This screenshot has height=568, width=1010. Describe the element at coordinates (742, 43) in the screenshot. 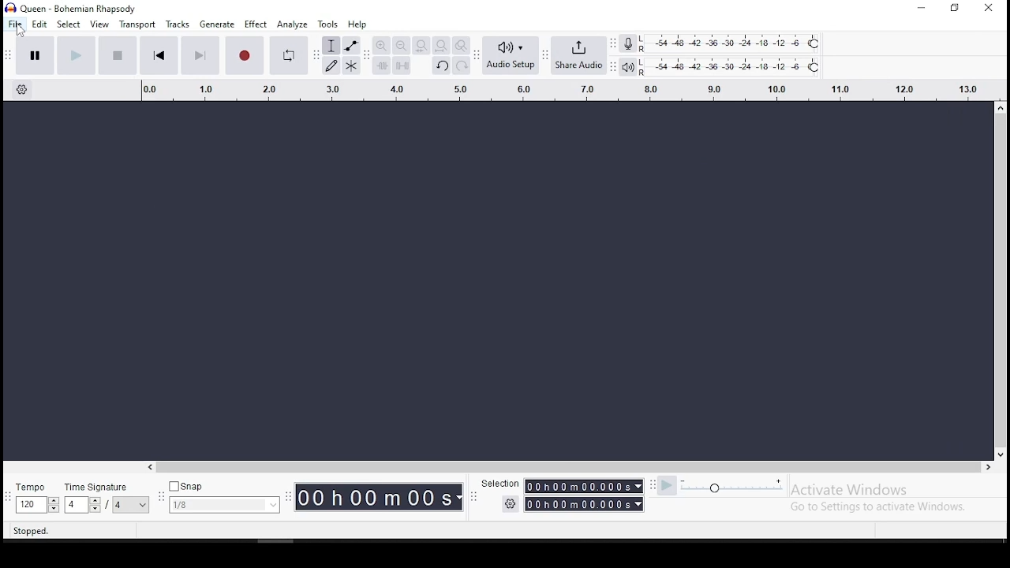

I see `recording level` at that location.